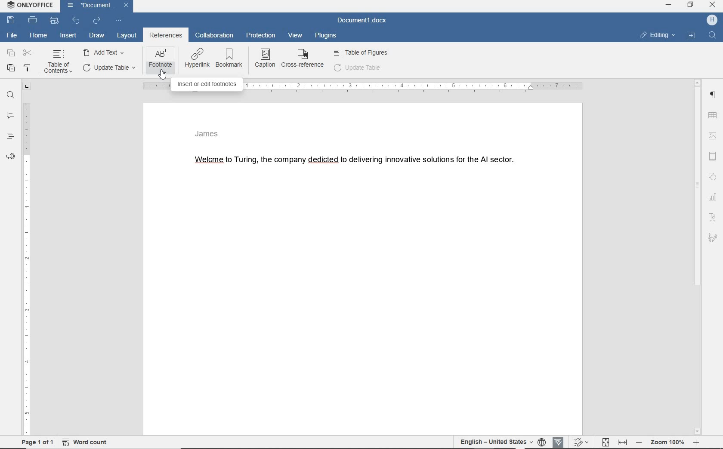  Describe the element at coordinates (714, 155) in the screenshot. I see `HEADER & FOOTERS` at that location.